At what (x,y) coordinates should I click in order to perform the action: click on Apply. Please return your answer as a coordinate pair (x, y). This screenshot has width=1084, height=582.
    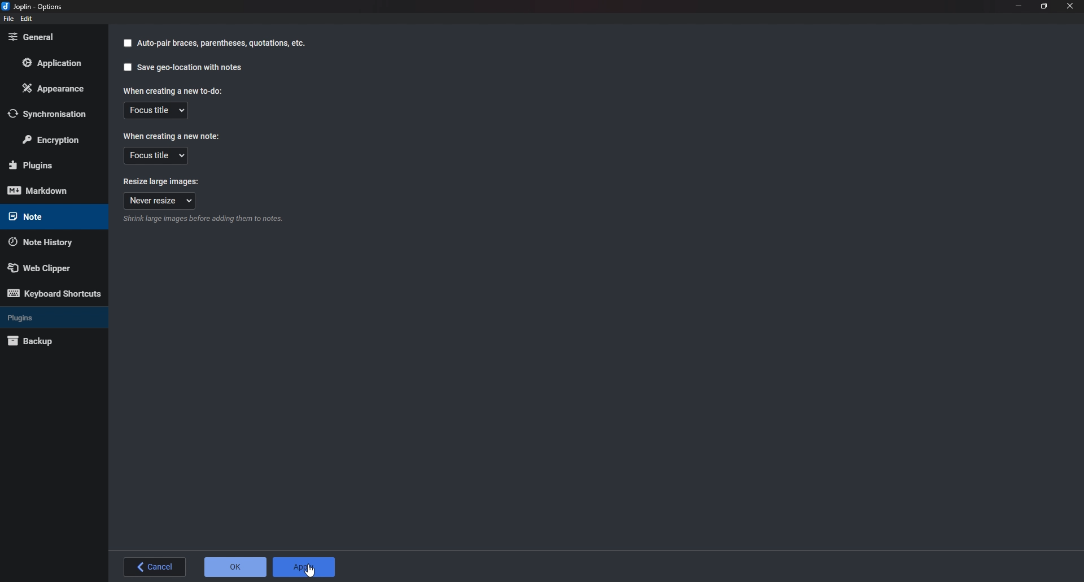
    Looking at the image, I should click on (305, 567).